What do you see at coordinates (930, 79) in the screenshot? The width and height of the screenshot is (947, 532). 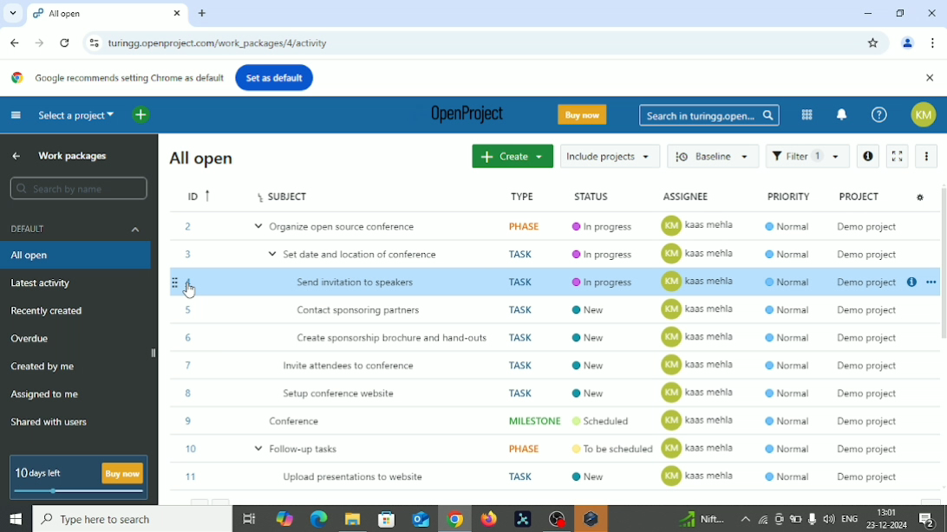 I see `Close` at bounding box center [930, 79].